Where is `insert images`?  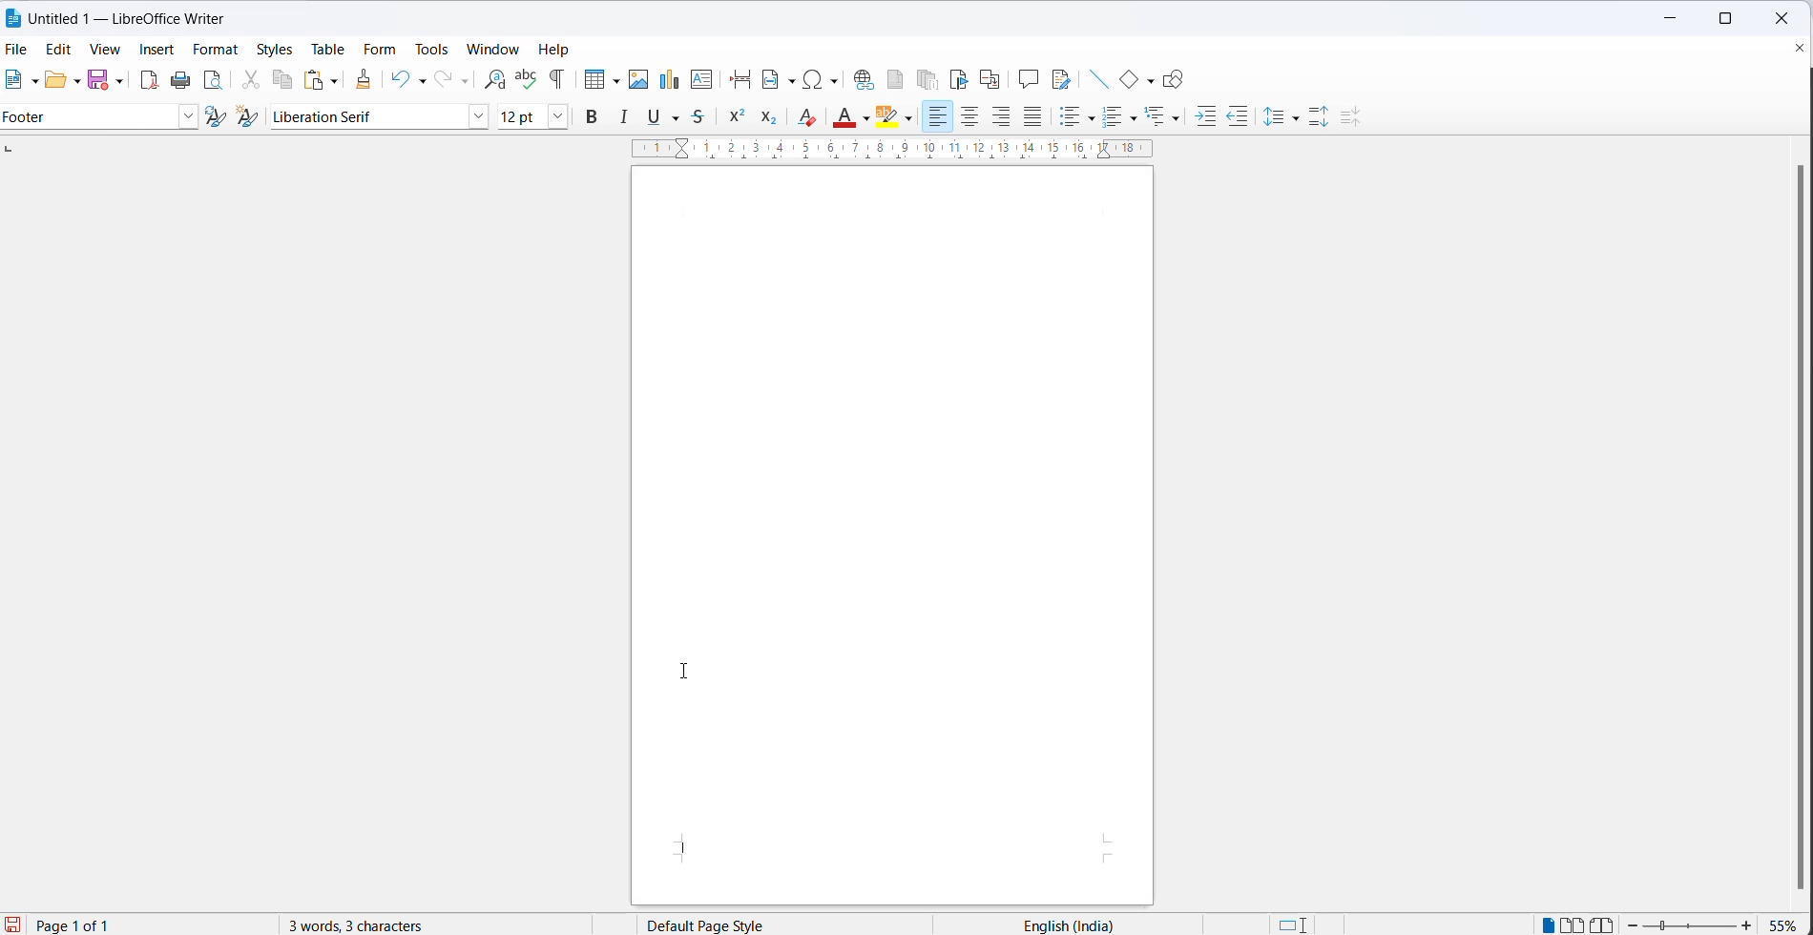 insert images is located at coordinates (638, 81).